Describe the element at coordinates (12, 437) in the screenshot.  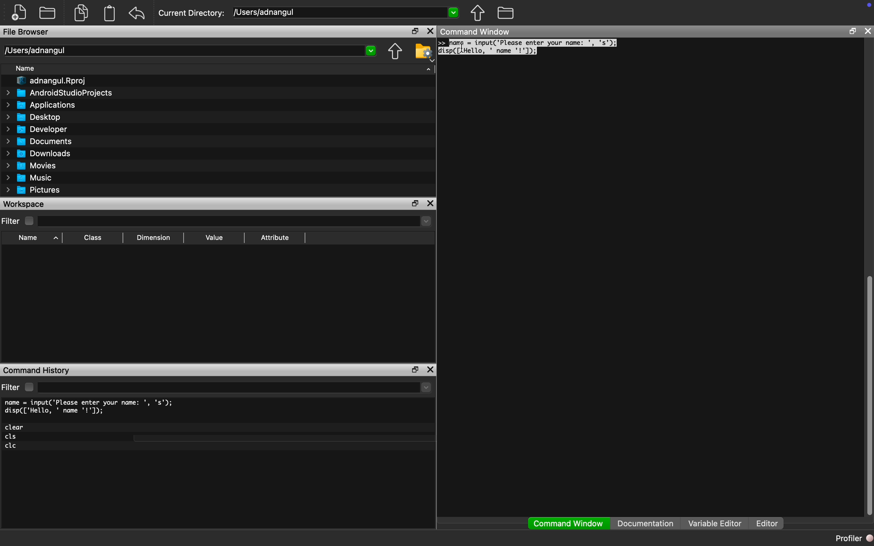
I see `cls` at that location.